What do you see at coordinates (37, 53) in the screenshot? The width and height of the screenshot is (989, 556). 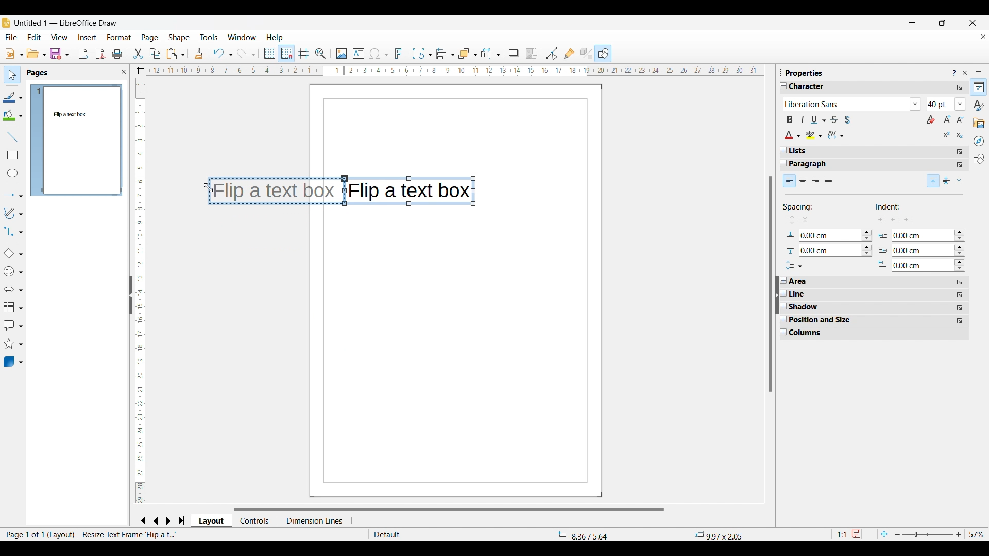 I see `Open document options` at bounding box center [37, 53].